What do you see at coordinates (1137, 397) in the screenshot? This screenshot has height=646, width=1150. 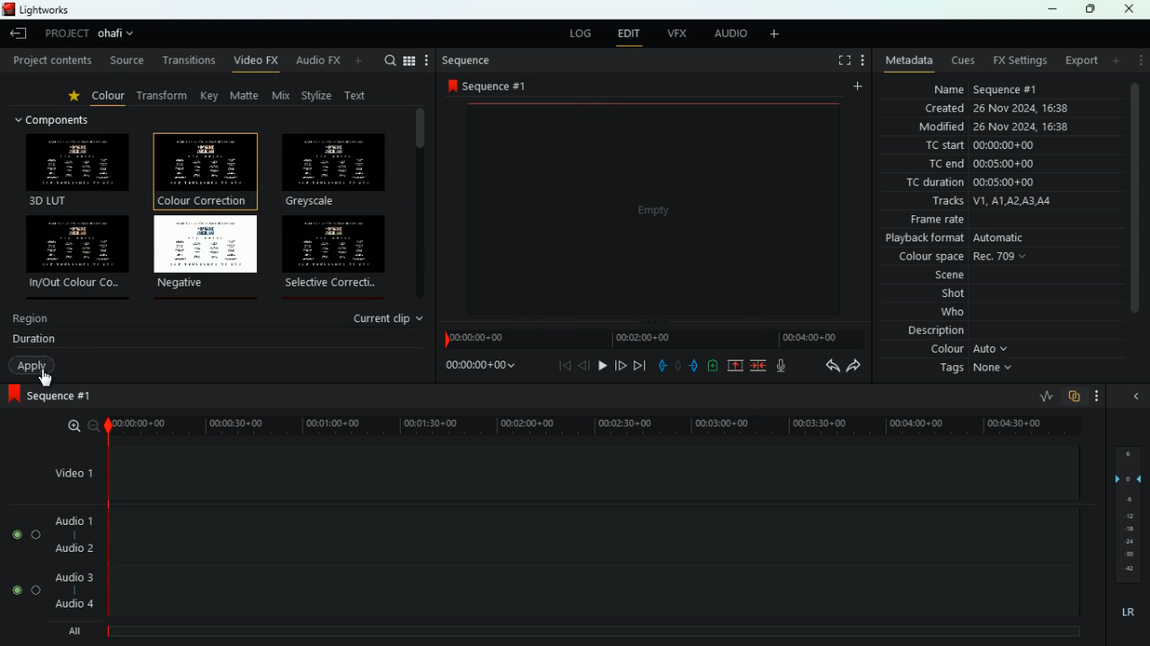 I see `opener` at bounding box center [1137, 397].